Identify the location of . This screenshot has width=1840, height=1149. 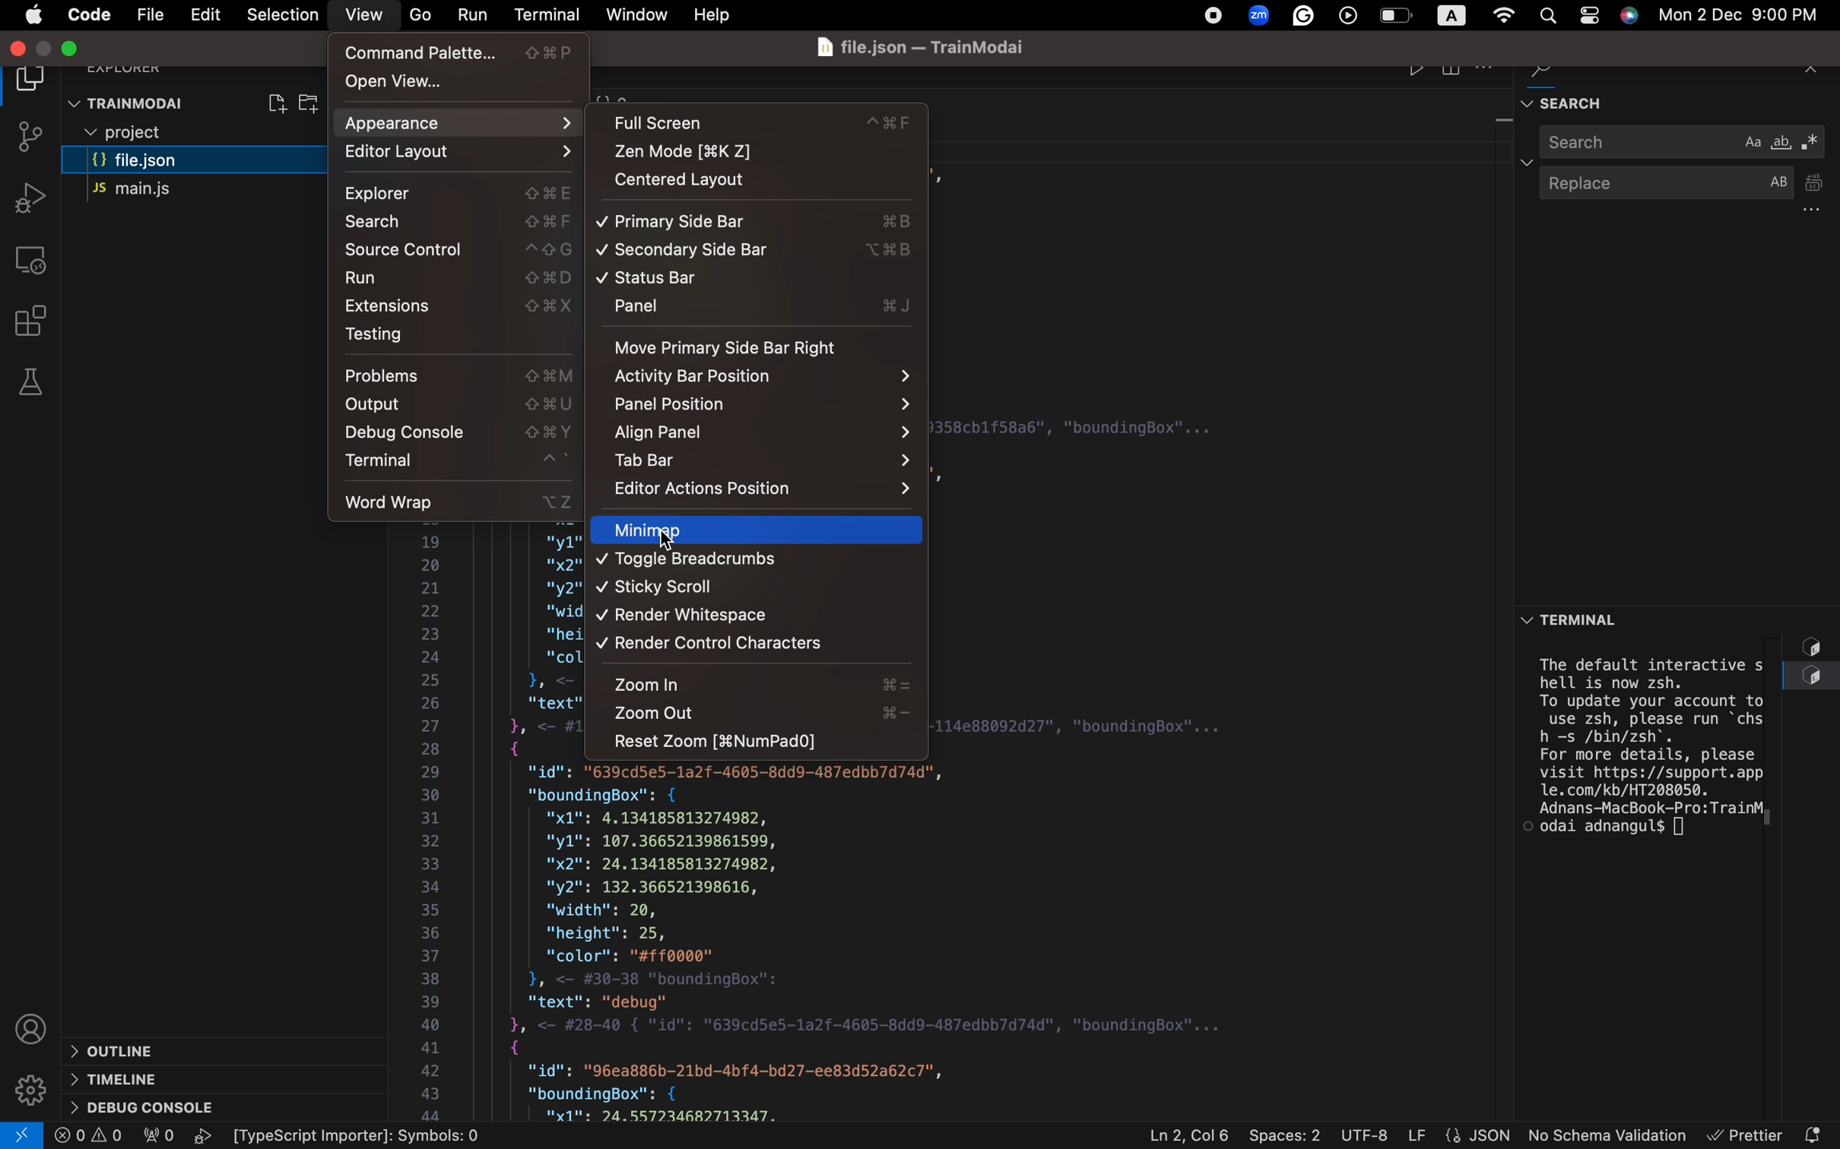
(455, 404).